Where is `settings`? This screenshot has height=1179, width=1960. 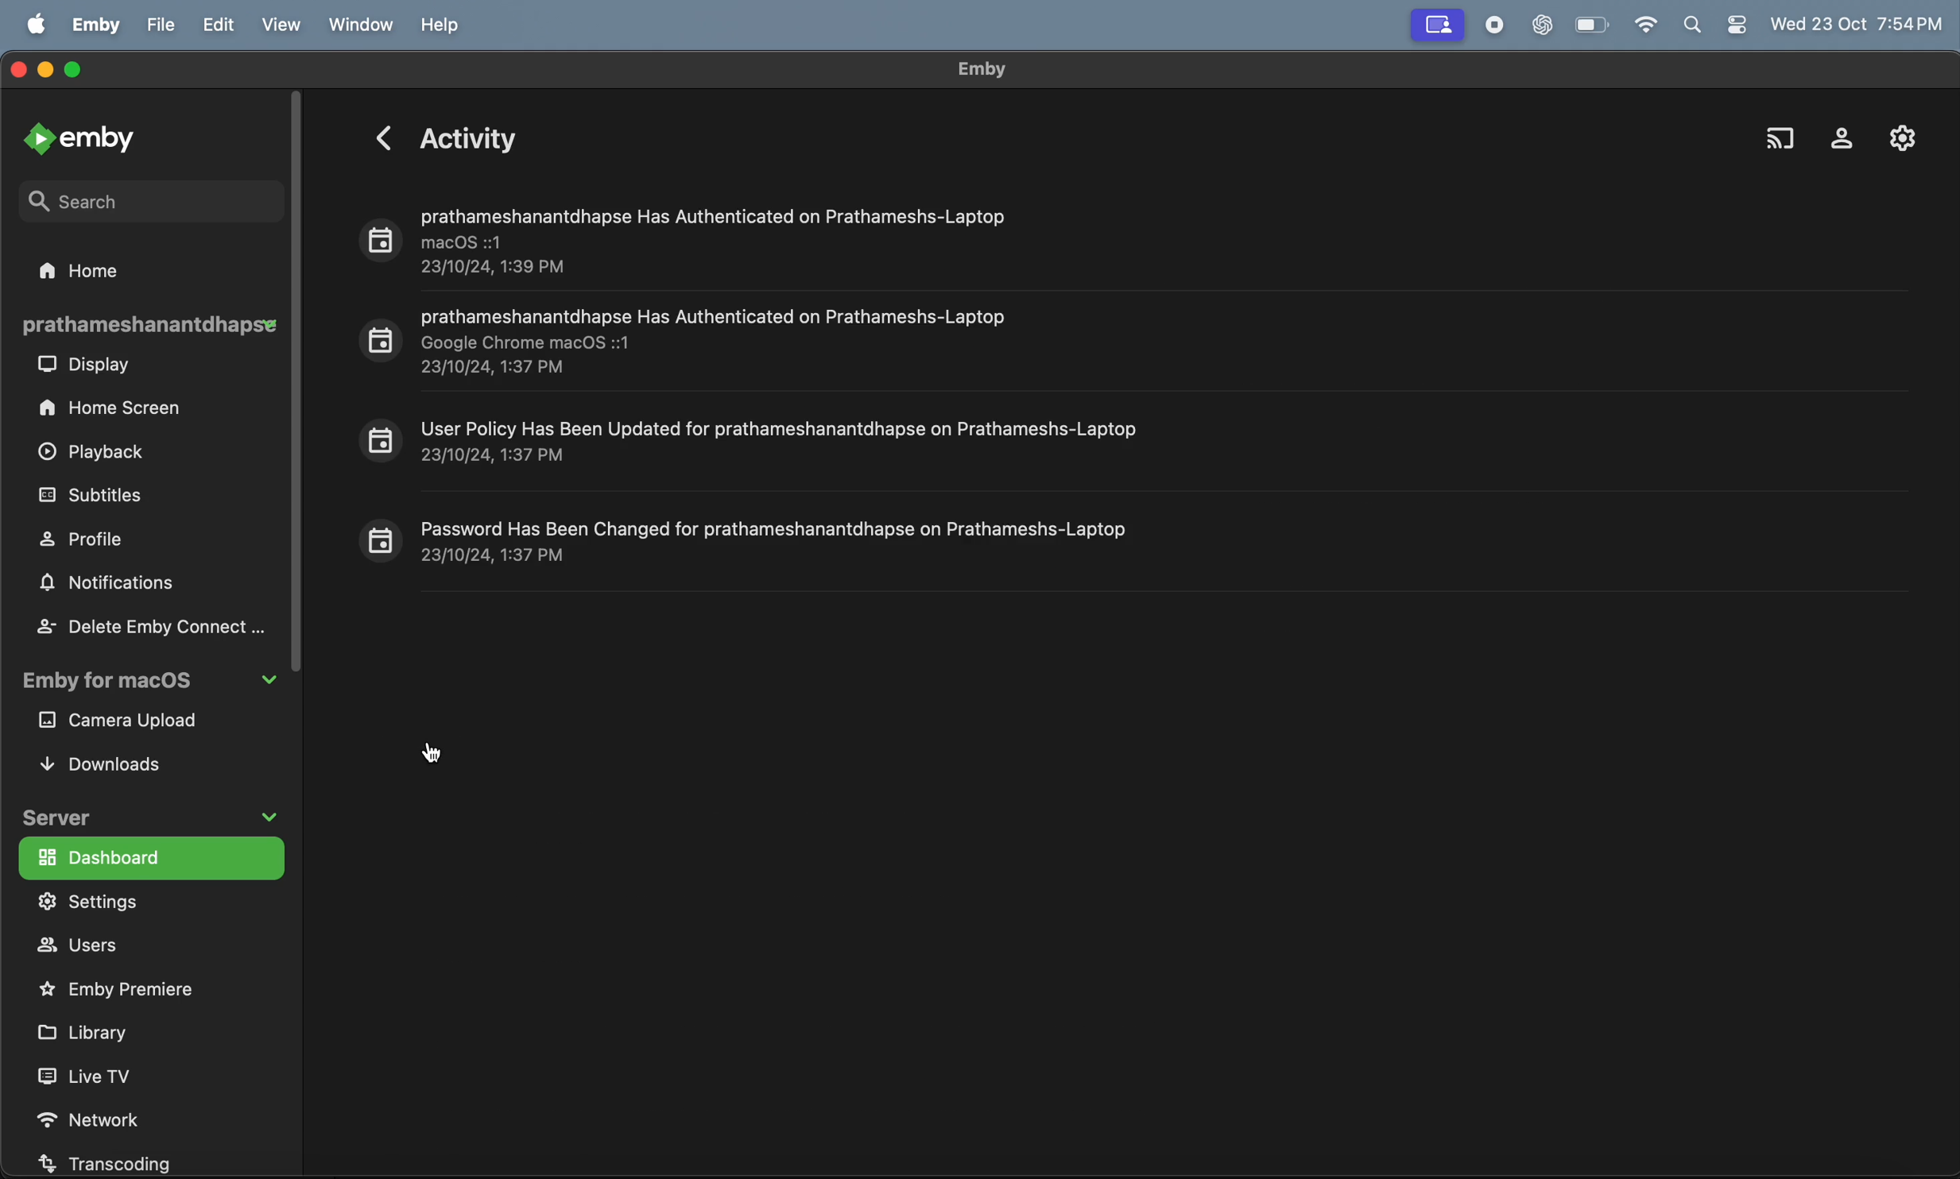 settings is located at coordinates (1896, 137).